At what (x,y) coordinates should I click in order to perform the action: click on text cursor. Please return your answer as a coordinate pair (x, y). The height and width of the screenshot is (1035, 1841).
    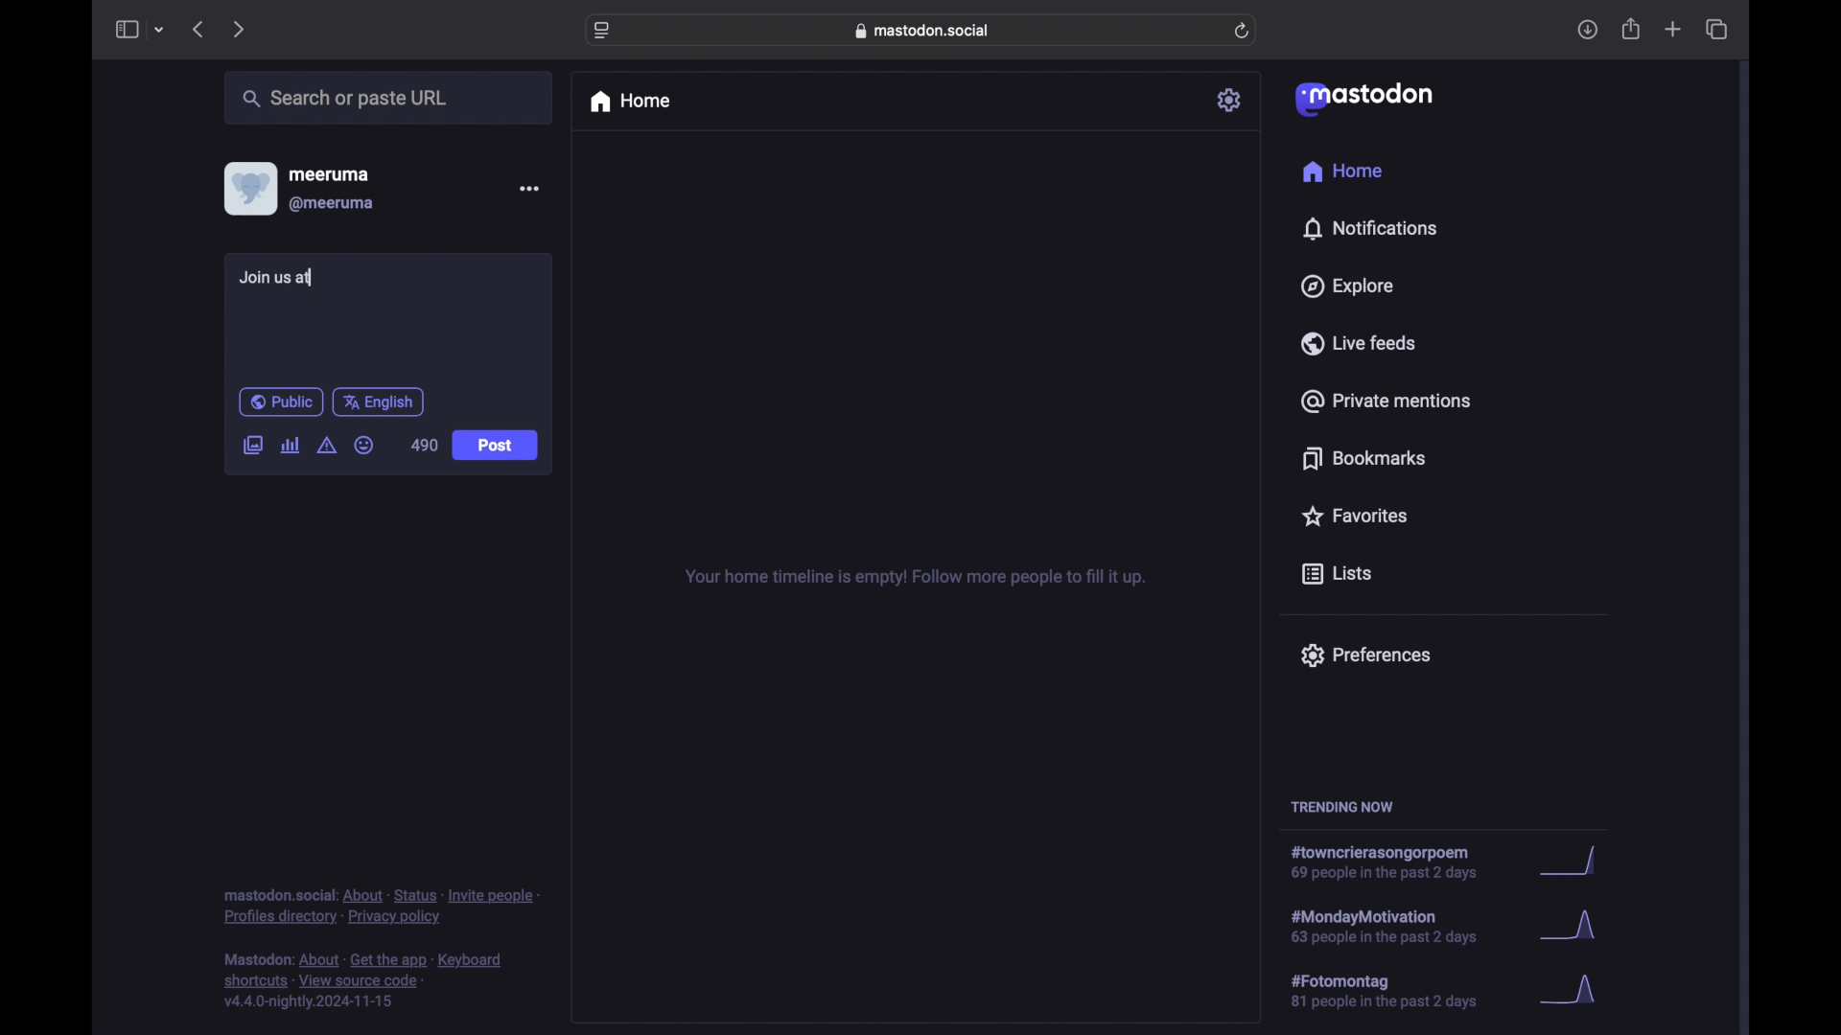
    Looking at the image, I should click on (313, 277).